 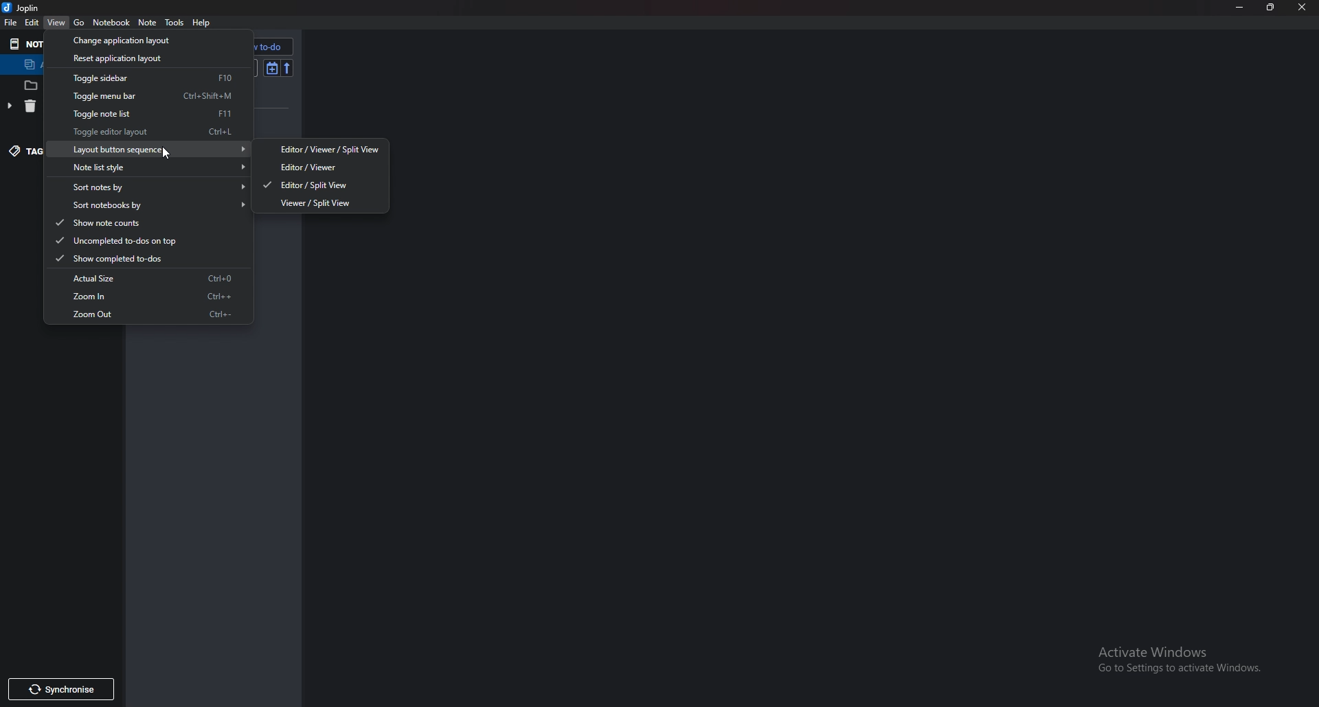 What do you see at coordinates (150, 186) in the screenshot?
I see `Sort notes by` at bounding box center [150, 186].